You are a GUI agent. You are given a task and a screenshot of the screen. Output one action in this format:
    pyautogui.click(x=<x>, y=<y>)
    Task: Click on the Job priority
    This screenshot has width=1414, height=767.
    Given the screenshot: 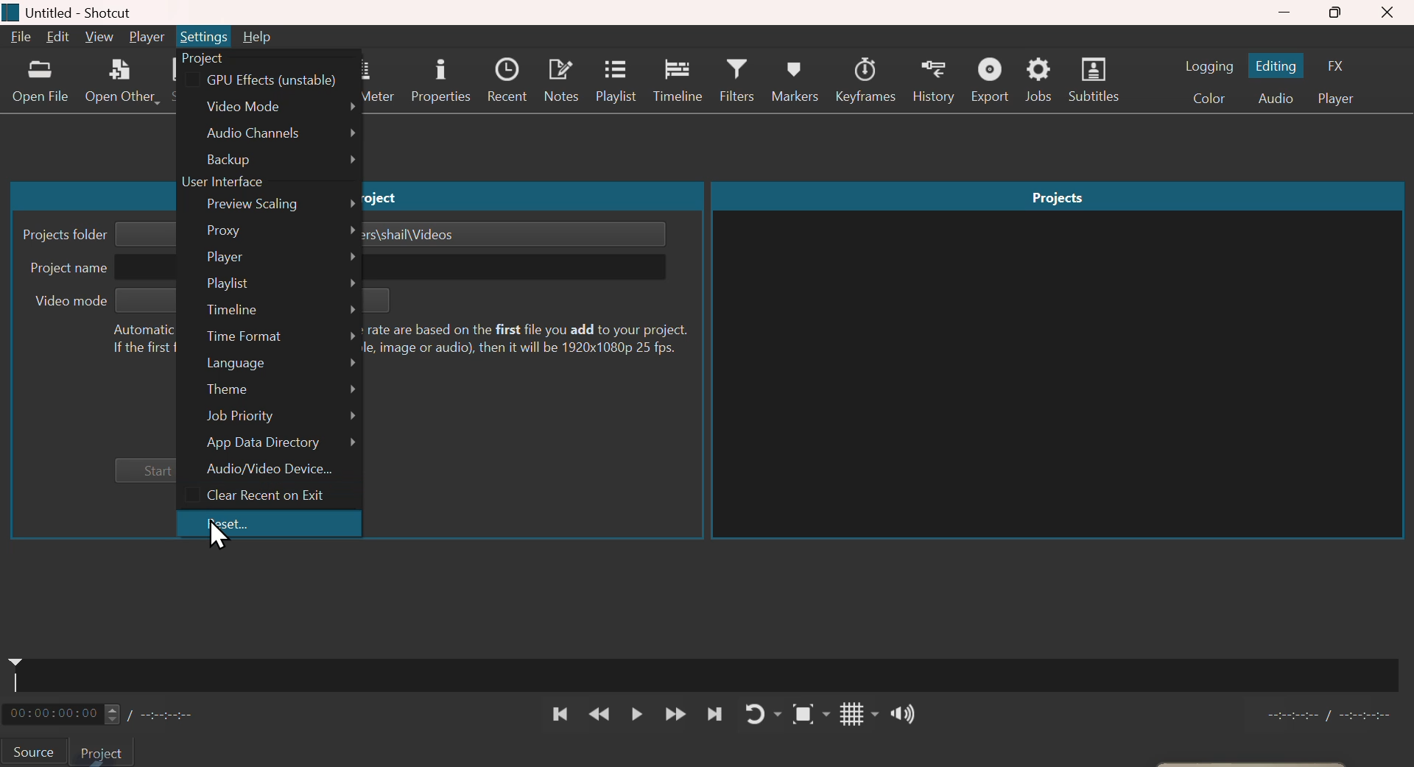 What is the action you would take?
    pyautogui.click(x=269, y=417)
    